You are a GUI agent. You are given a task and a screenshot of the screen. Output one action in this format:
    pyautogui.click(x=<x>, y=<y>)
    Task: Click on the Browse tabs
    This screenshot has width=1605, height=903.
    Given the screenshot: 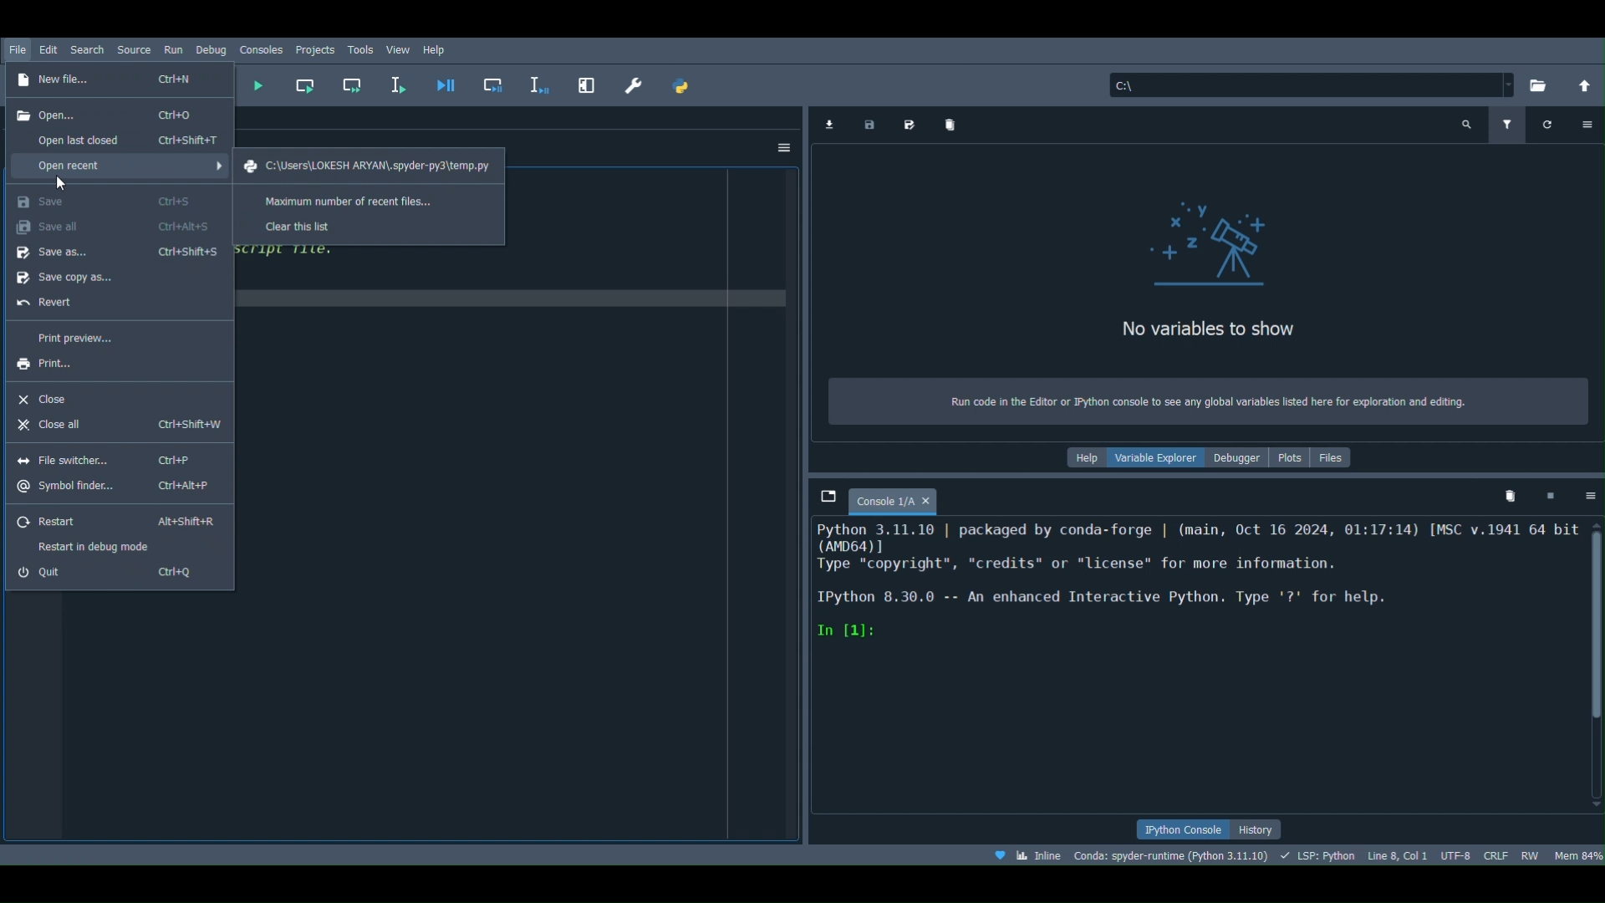 What is the action you would take?
    pyautogui.click(x=826, y=492)
    